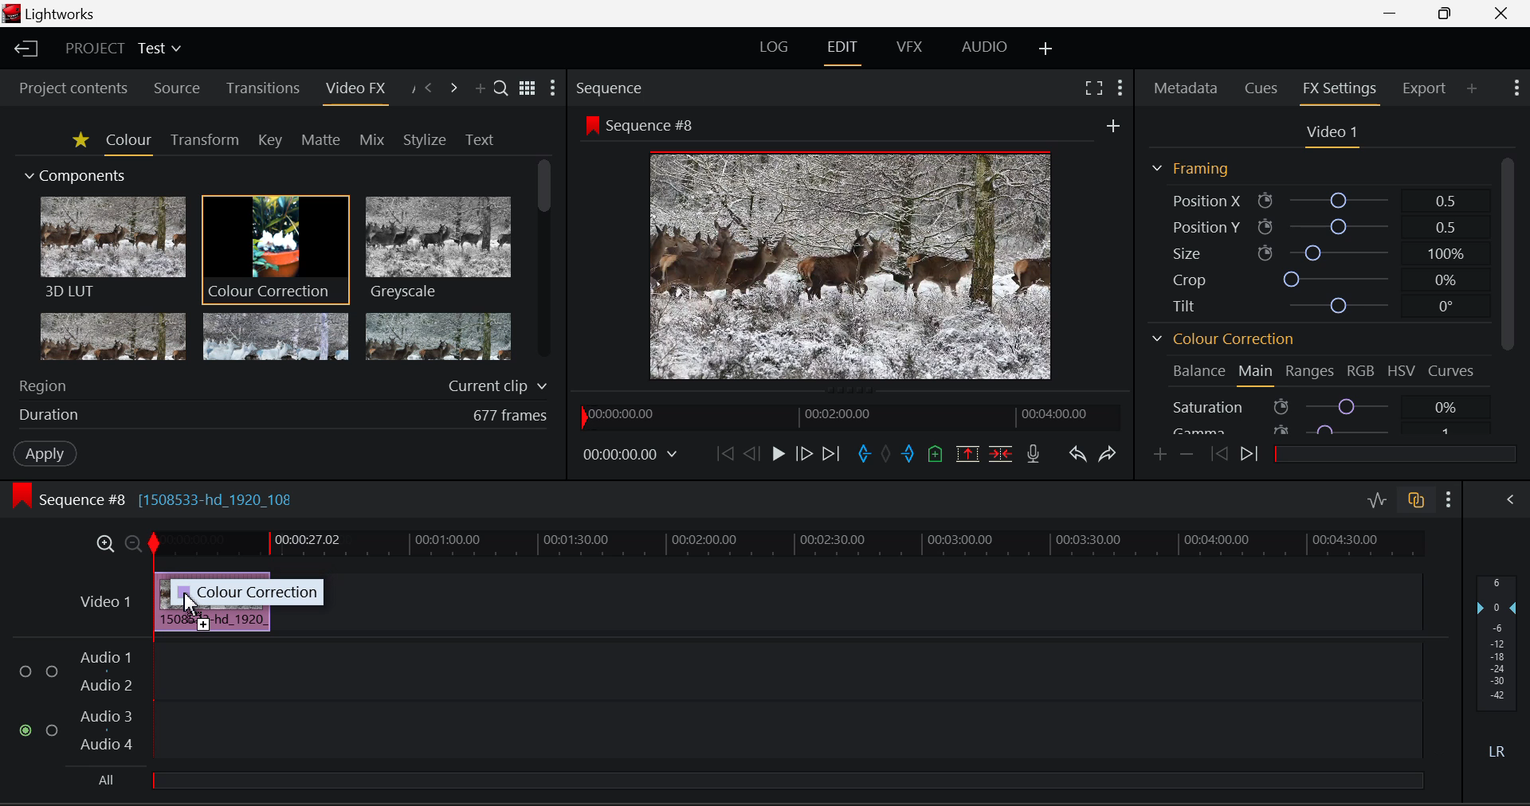 The height and width of the screenshot is (806, 1530). Describe the element at coordinates (114, 336) in the screenshot. I see `Glow` at that location.